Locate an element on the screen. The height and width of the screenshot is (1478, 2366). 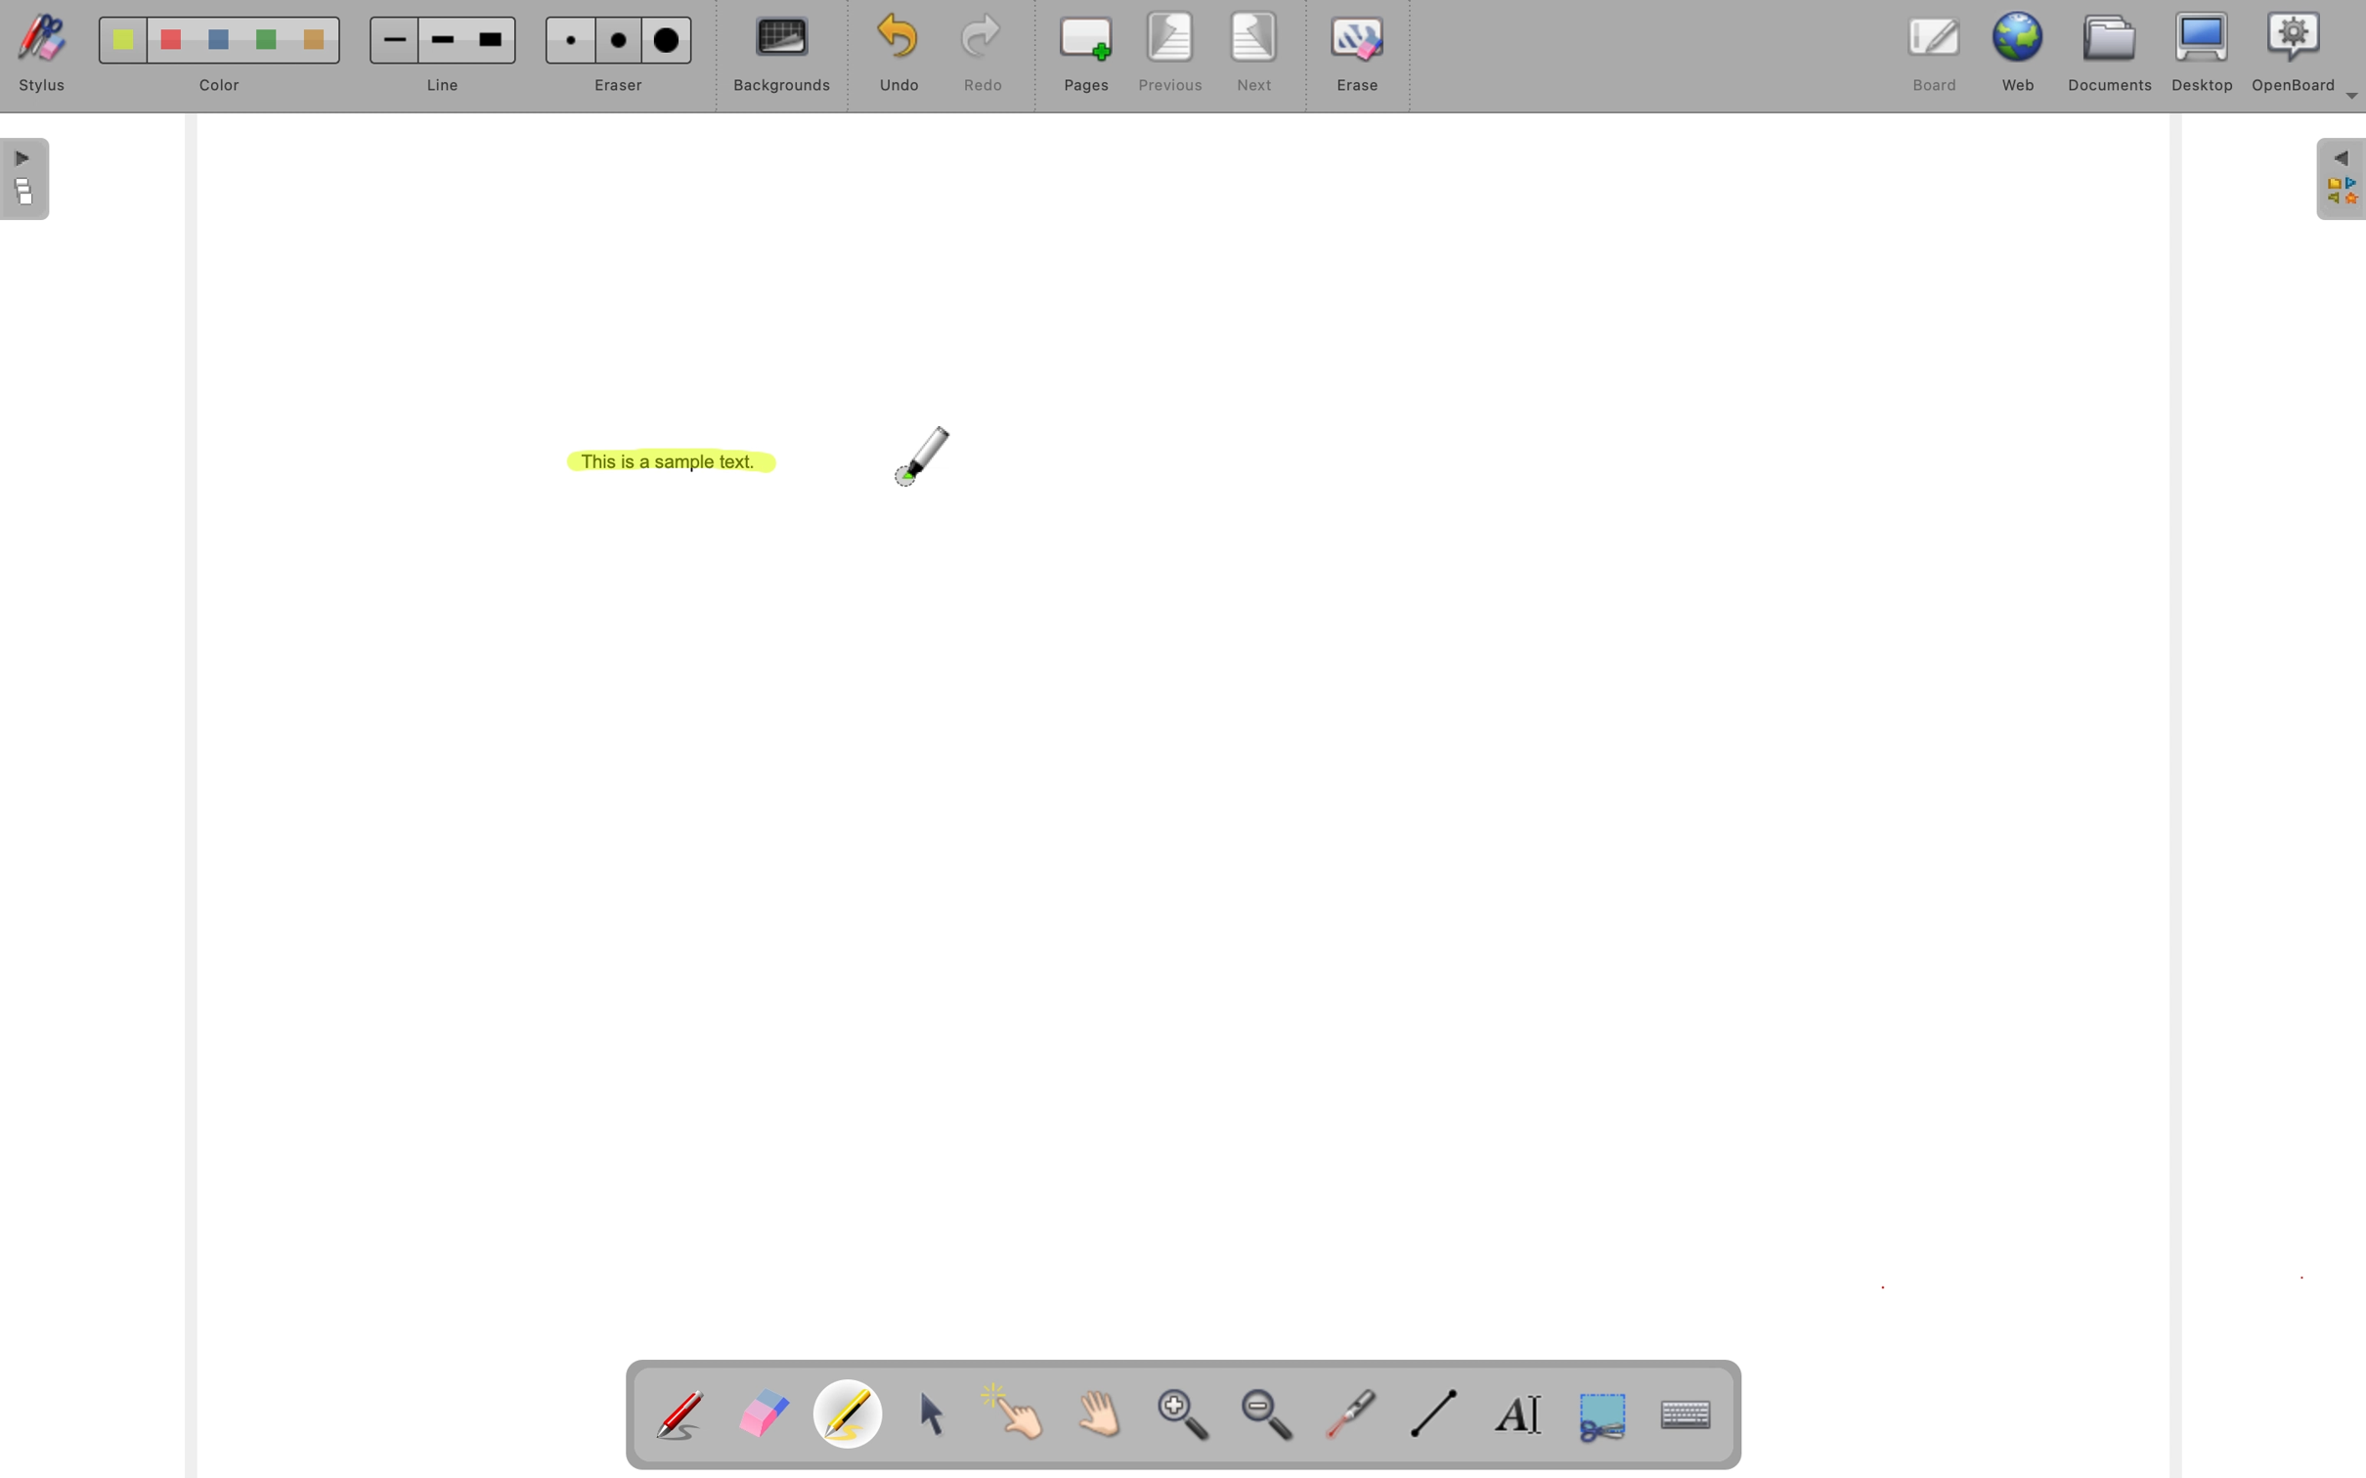
color is located at coordinates (221, 87).